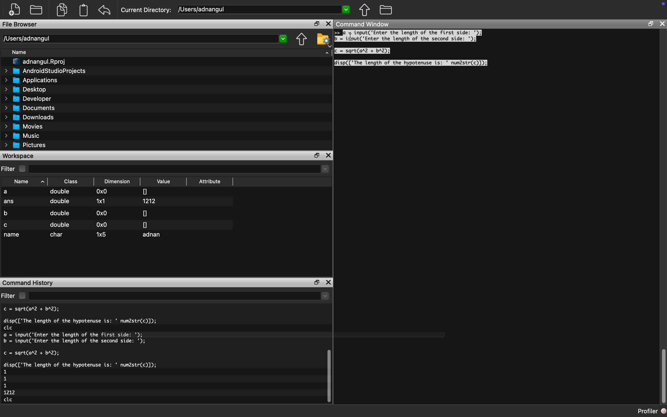  Describe the element at coordinates (330, 156) in the screenshot. I see `close` at that location.